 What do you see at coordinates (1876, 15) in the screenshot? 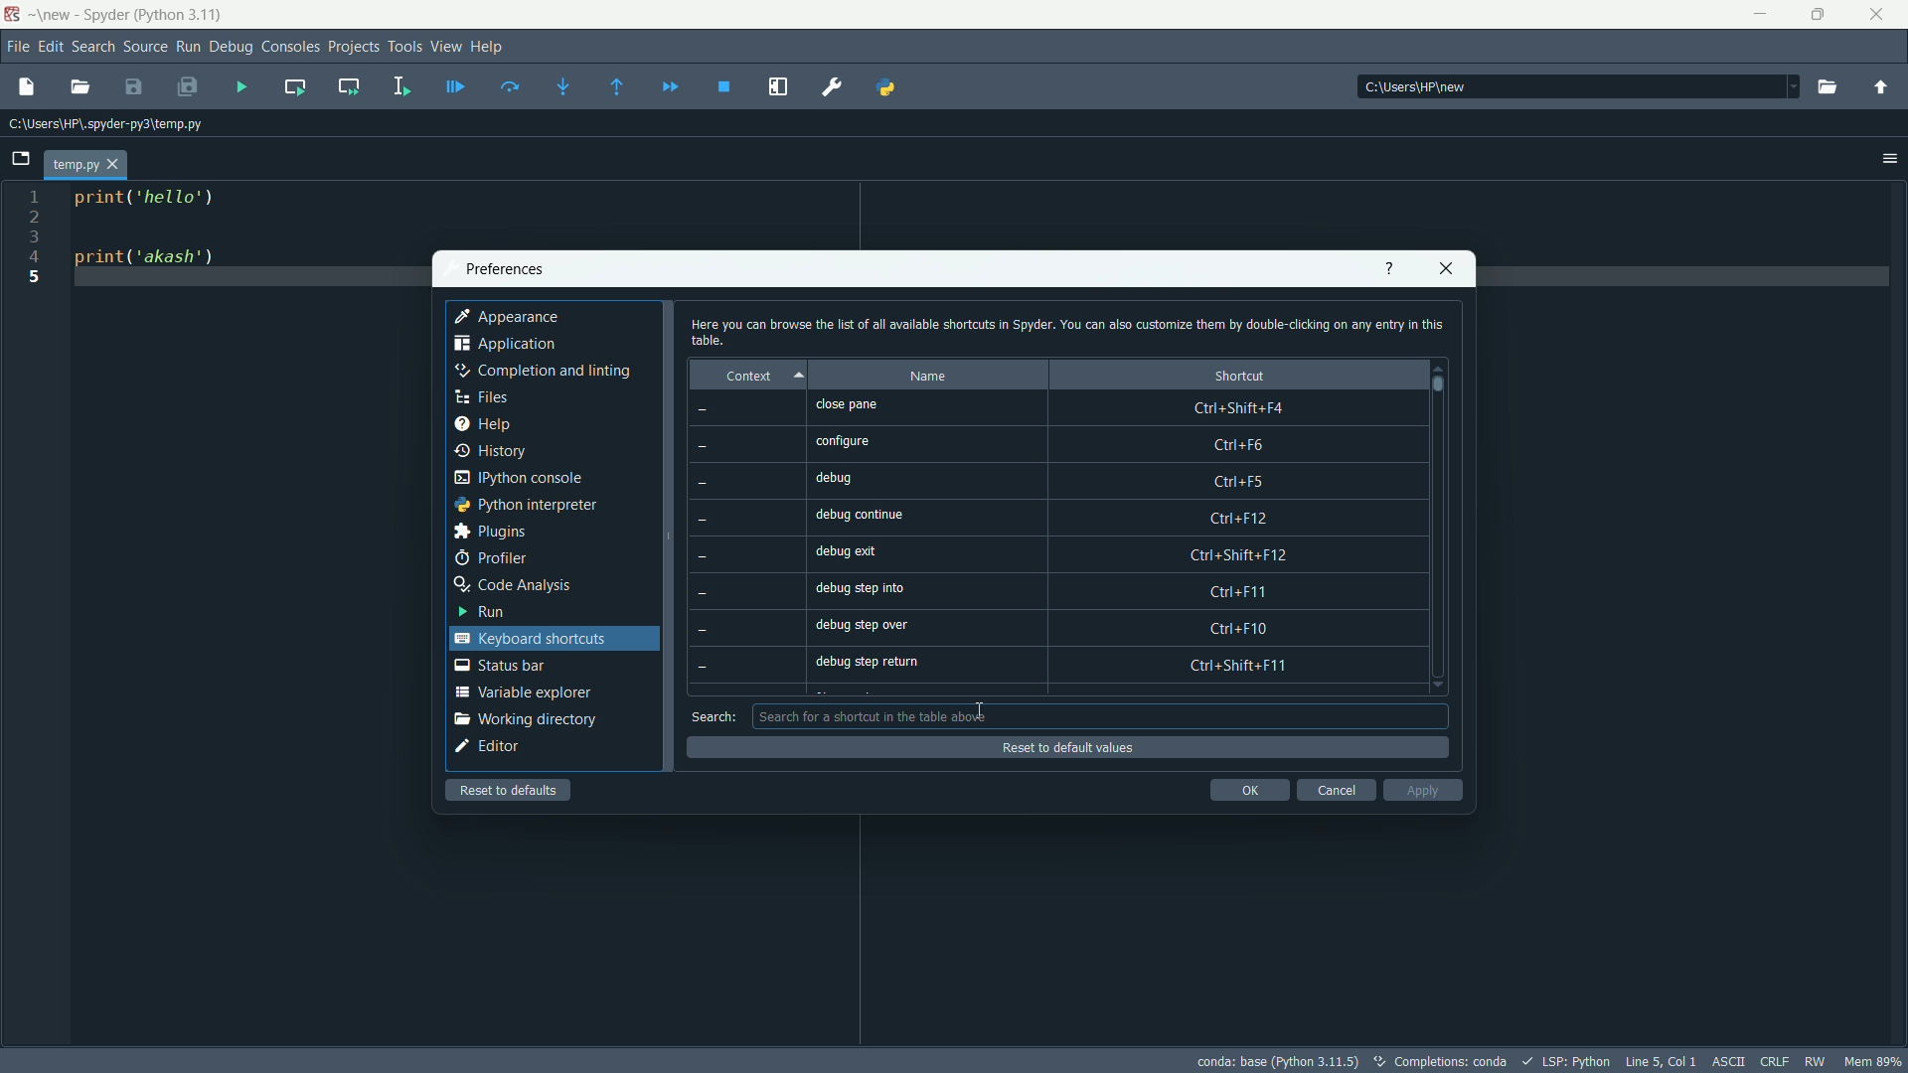
I see `close app` at bounding box center [1876, 15].